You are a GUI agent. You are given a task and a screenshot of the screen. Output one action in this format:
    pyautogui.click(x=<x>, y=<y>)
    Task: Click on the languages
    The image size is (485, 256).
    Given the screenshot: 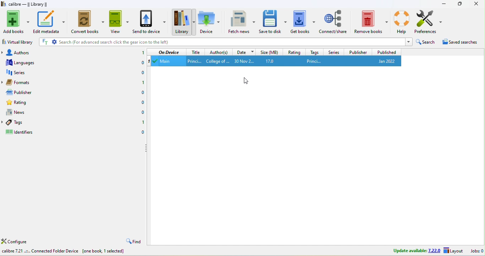 What is the action you would take?
    pyautogui.click(x=20, y=62)
    